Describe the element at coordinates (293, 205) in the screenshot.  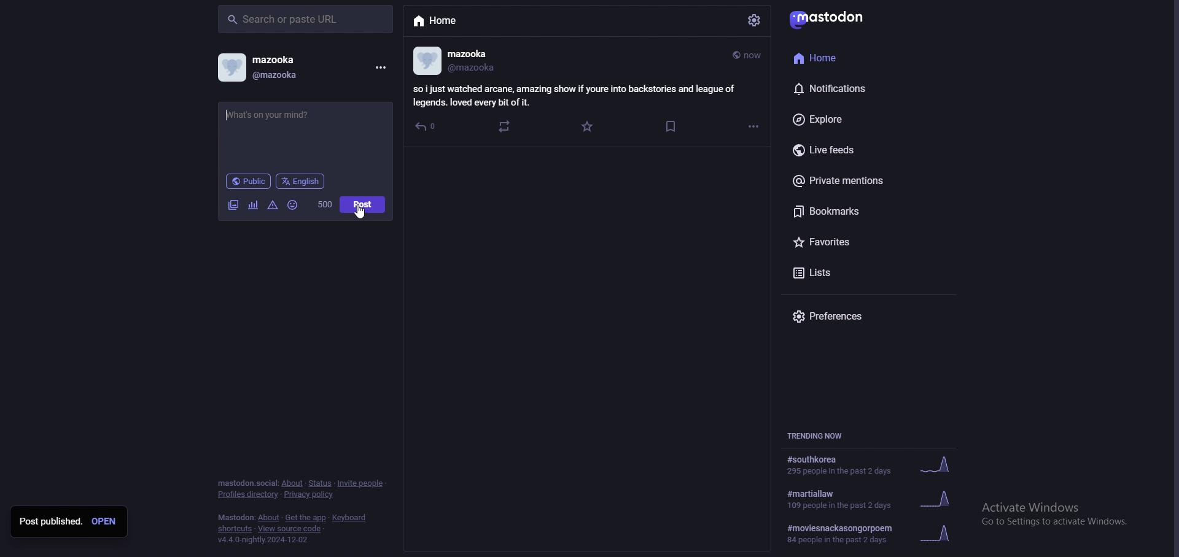
I see `emoji` at that location.